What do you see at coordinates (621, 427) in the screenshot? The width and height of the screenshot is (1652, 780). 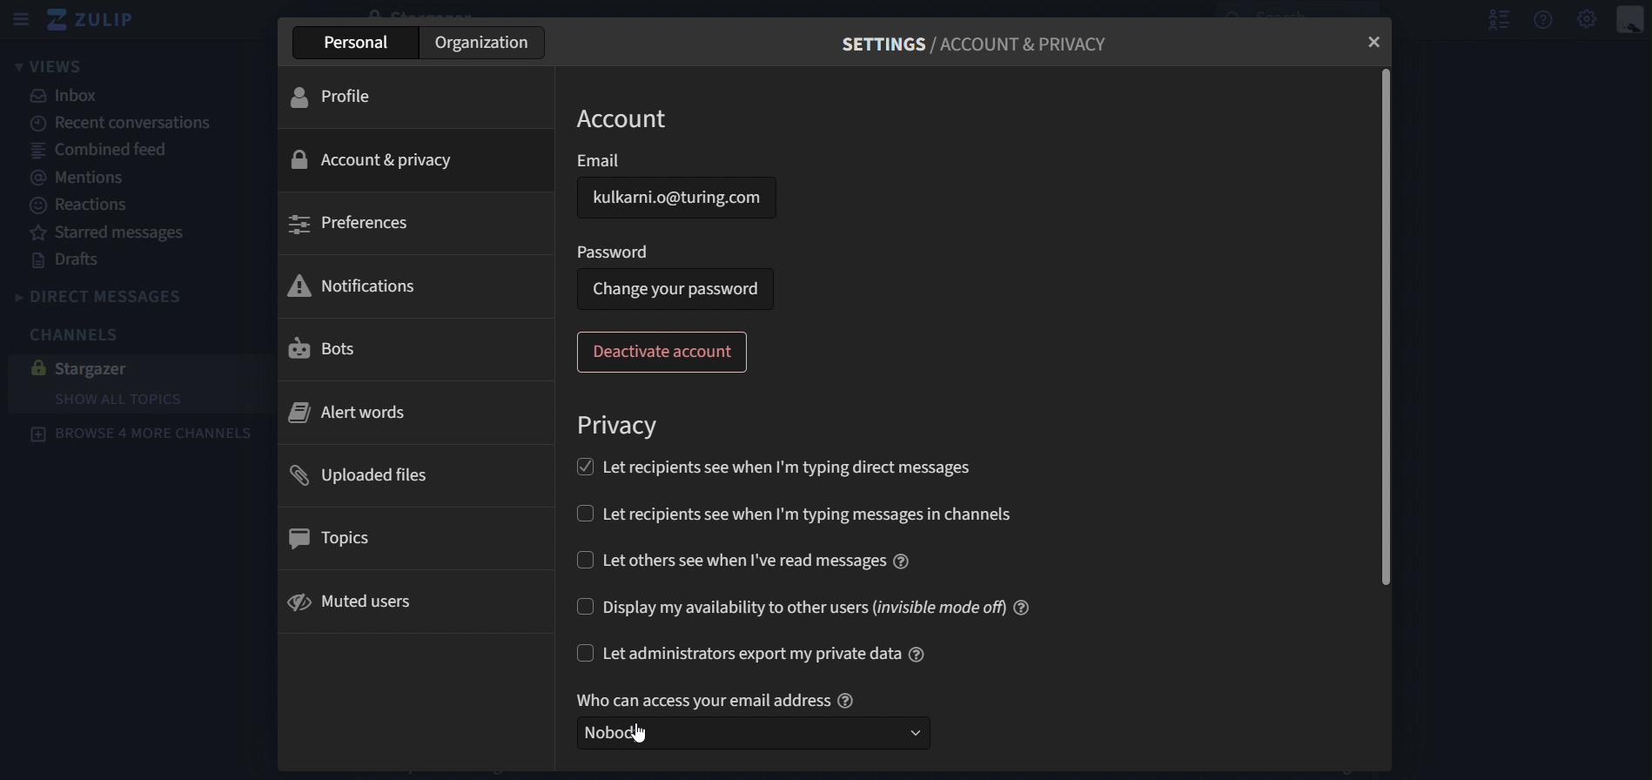 I see `privacy` at bounding box center [621, 427].